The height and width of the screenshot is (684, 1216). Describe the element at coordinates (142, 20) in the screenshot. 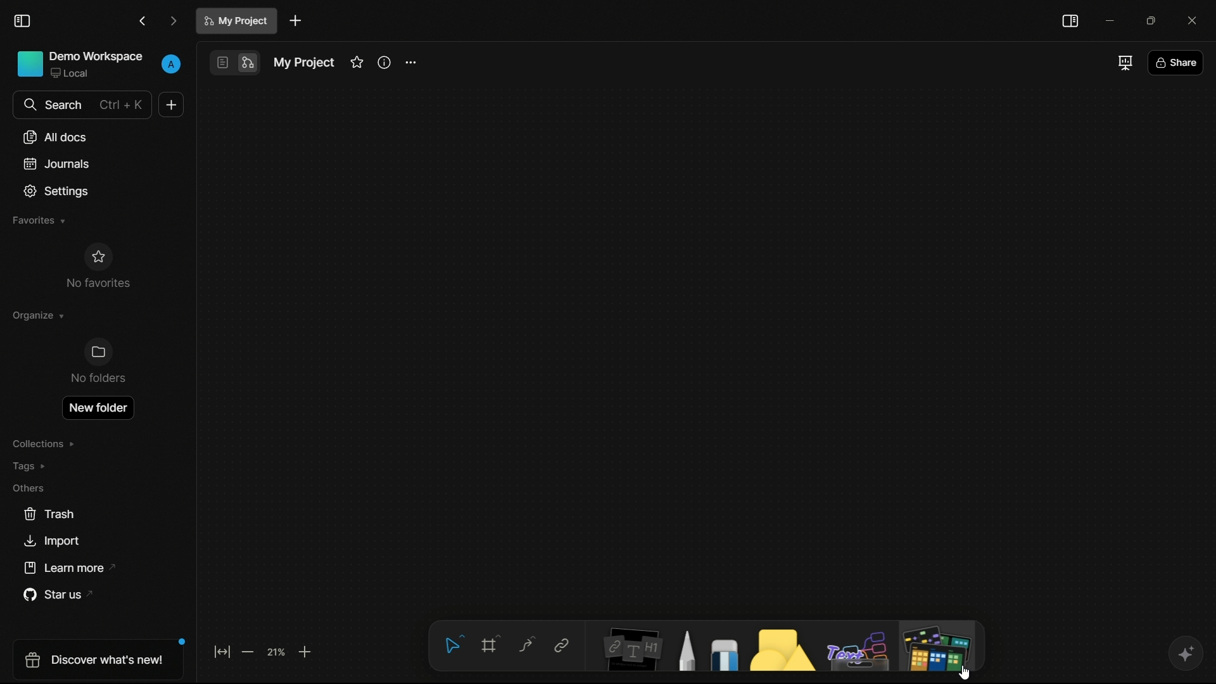

I see `back` at that location.